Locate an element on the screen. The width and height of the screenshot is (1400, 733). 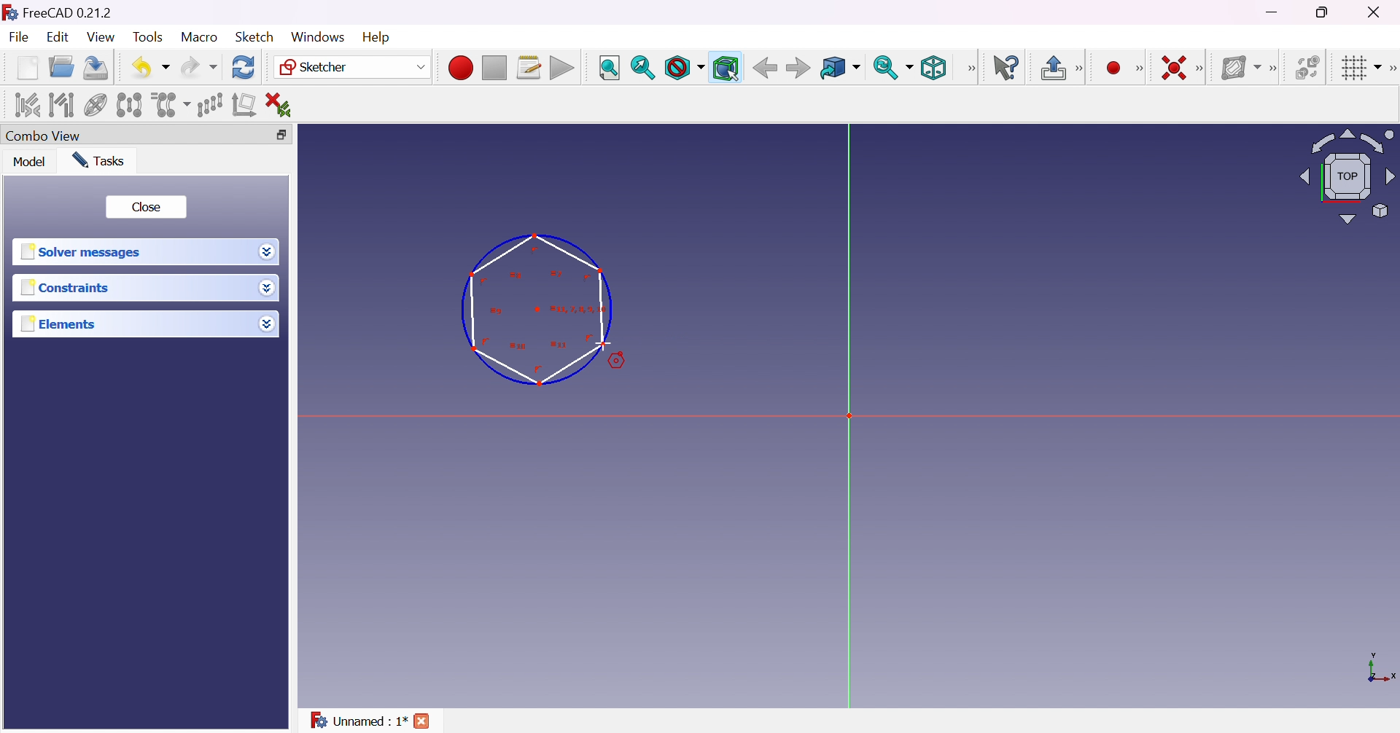
[Sketcher edit model] is located at coordinates (1081, 69).